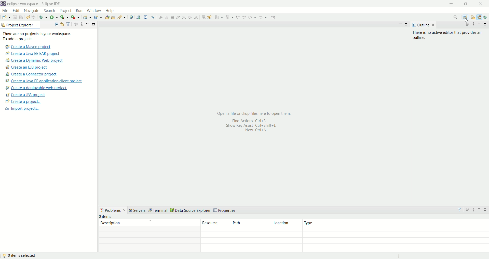 This screenshot has width=489, height=259. What do you see at coordinates (79, 11) in the screenshot?
I see `run` at bounding box center [79, 11].